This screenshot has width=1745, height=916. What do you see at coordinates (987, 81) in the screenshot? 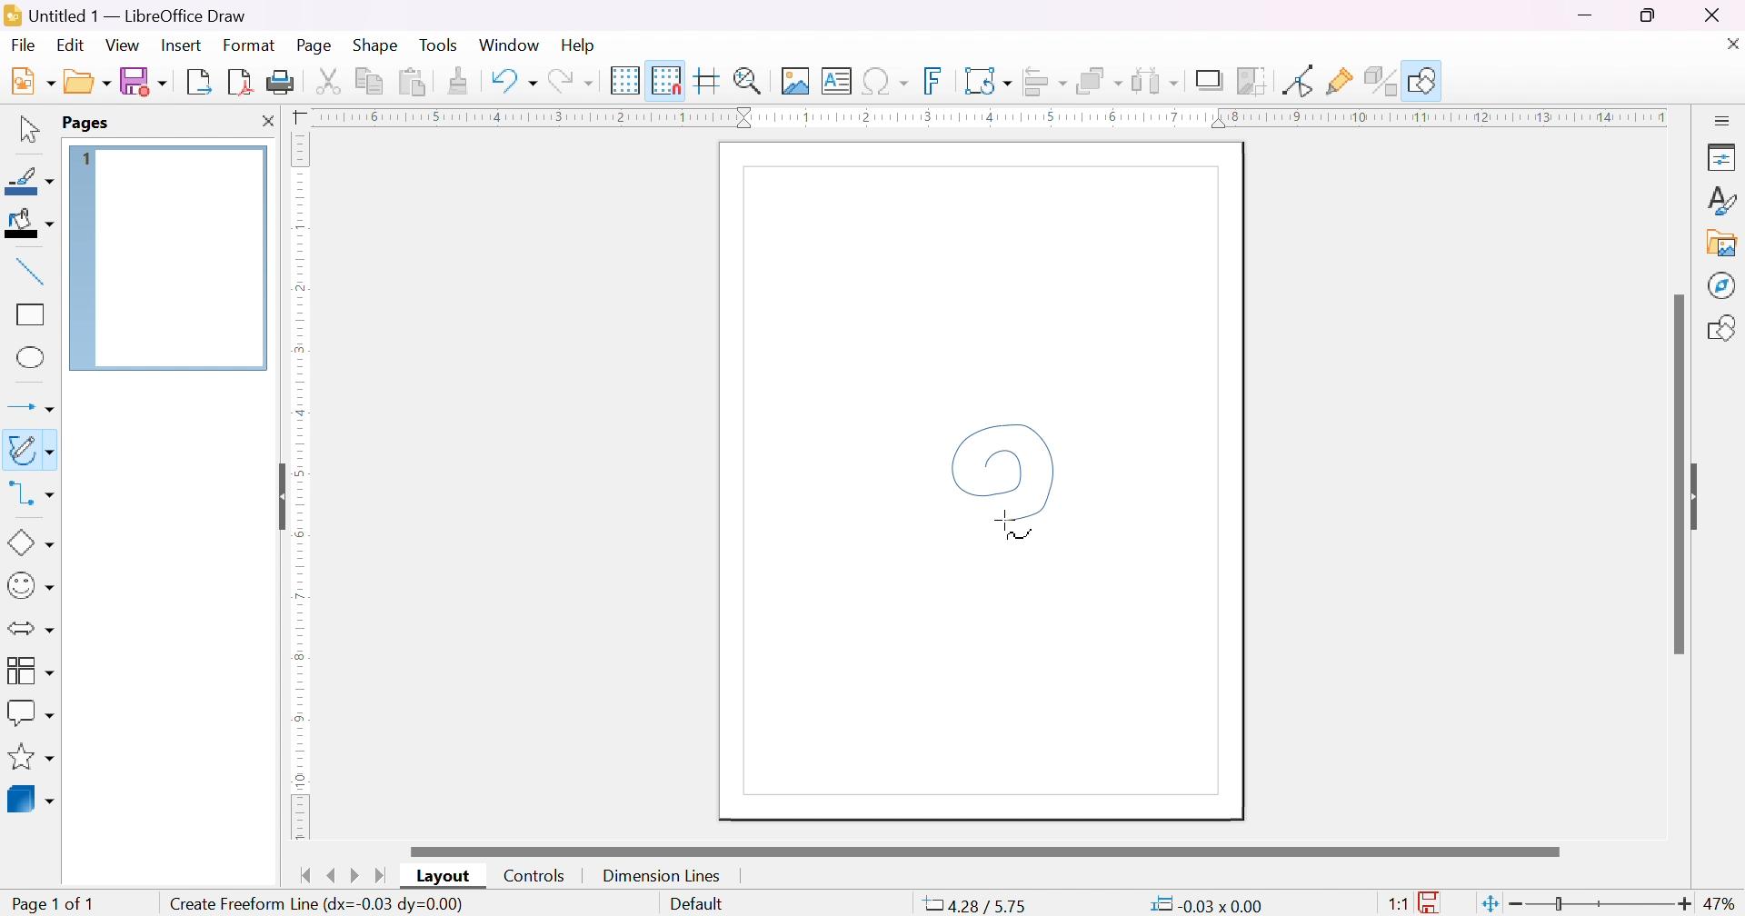
I see `transformation` at bounding box center [987, 81].